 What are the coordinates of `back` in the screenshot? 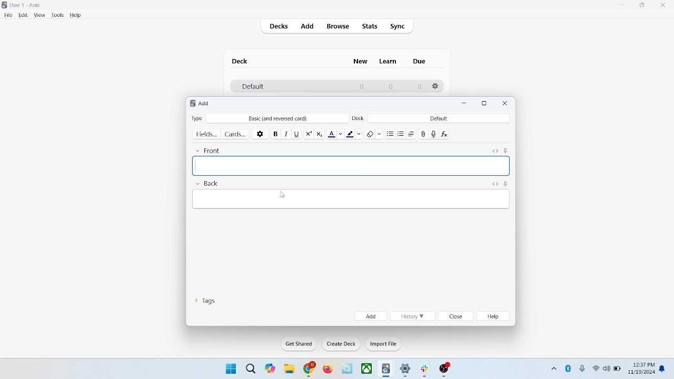 It's located at (206, 184).